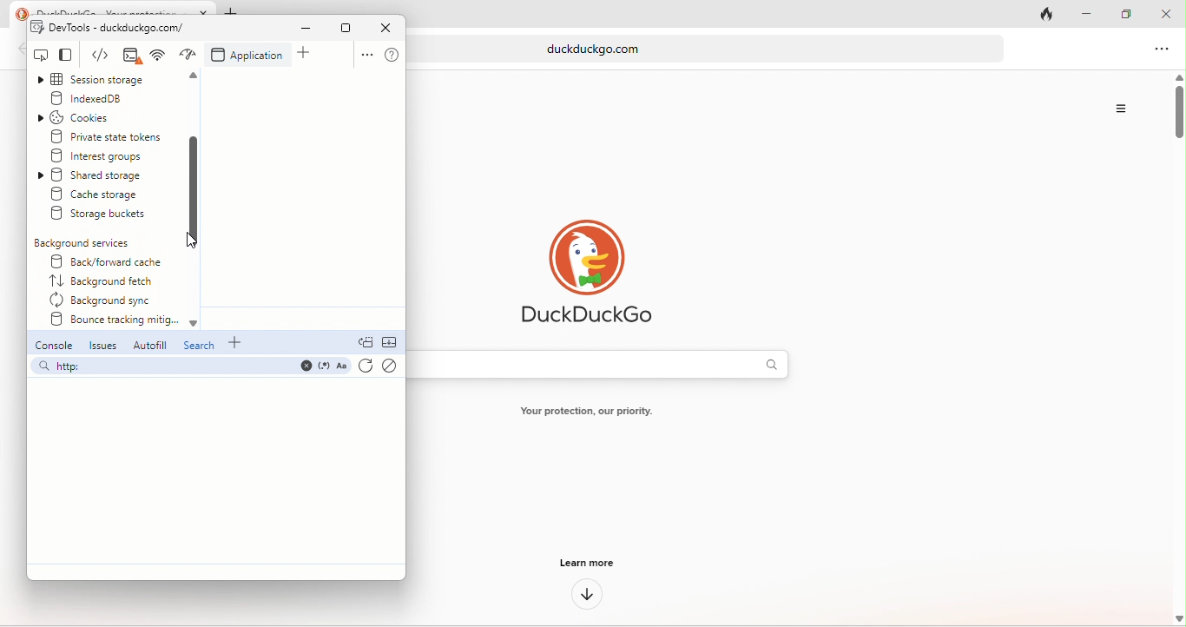 The image size is (1186, 627). What do you see at coordinates (148, 345) in the screenshot?
I see `autofill` at bounding box center [148, 345].